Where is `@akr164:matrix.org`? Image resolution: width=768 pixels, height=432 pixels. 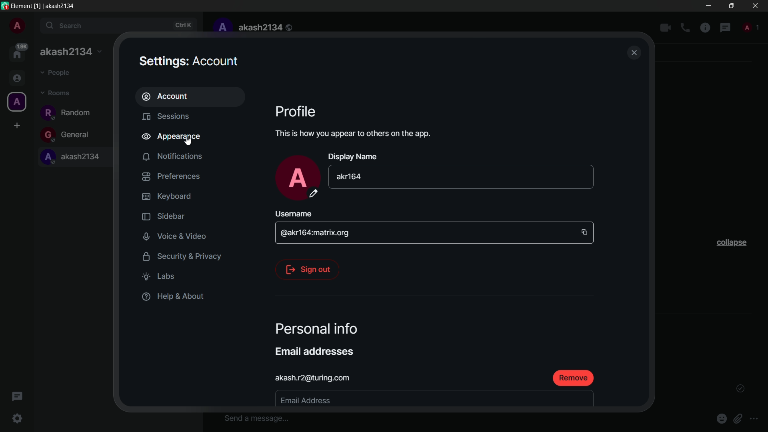 @akr164:matrix.org is located at coordinates (318, 233).